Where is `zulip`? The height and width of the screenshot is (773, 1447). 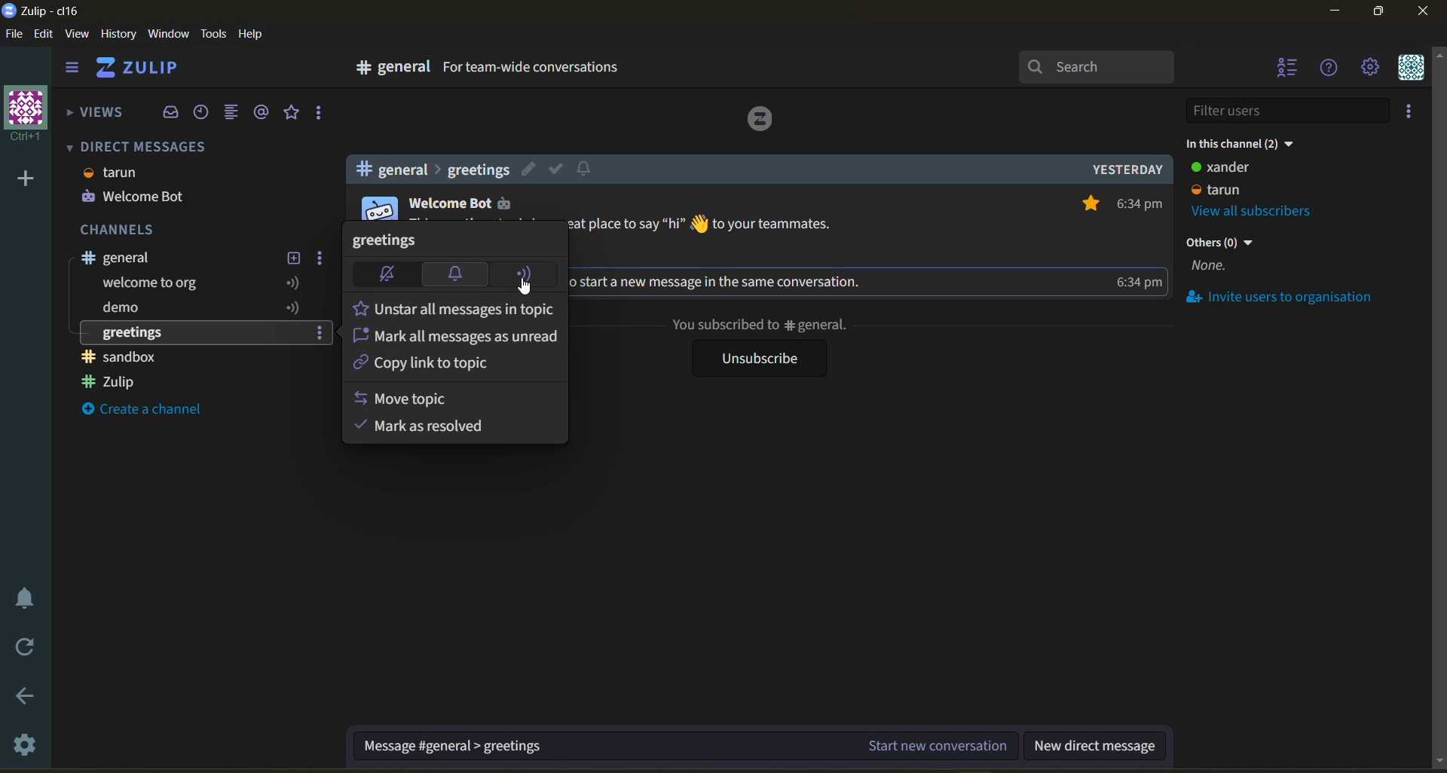 zulip is located at coordinates (123, 382).